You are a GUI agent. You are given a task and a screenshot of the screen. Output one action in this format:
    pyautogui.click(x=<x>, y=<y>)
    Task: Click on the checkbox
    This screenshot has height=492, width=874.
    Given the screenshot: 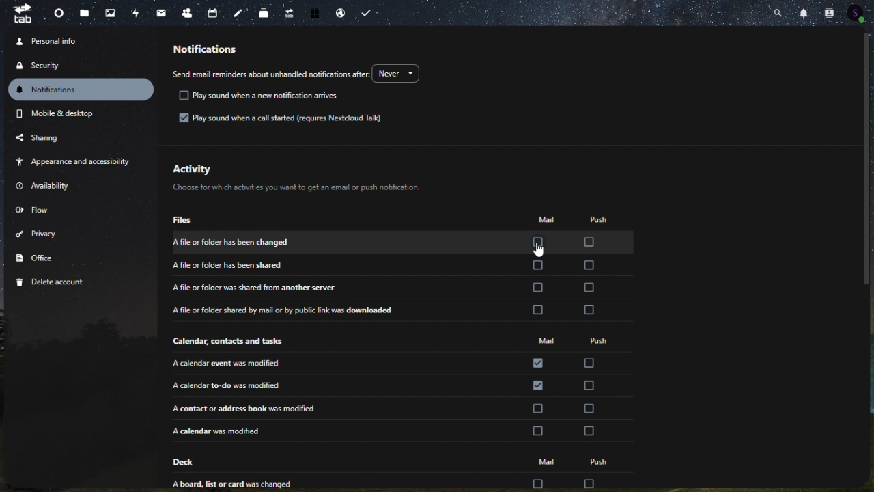 What is the action you would take?
    pyautogui.click(x=182, y=117)
    